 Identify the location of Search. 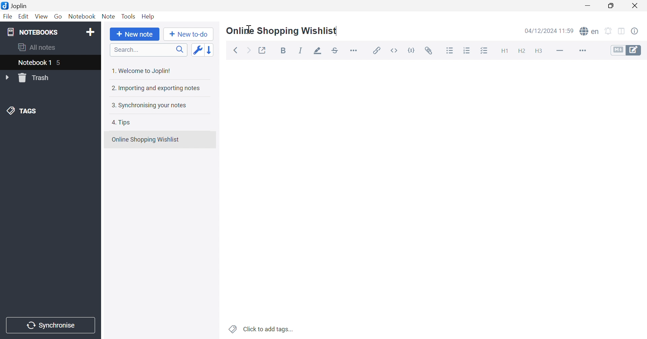
(149, 50).